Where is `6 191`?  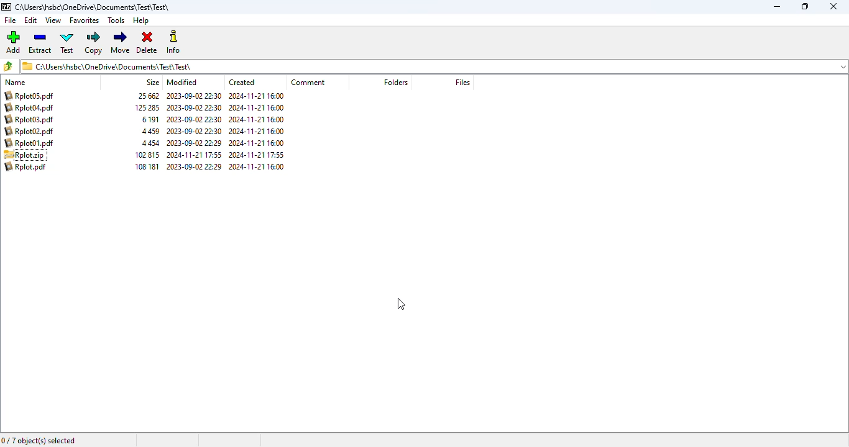
6 191 is located at coordinates (150, 120).